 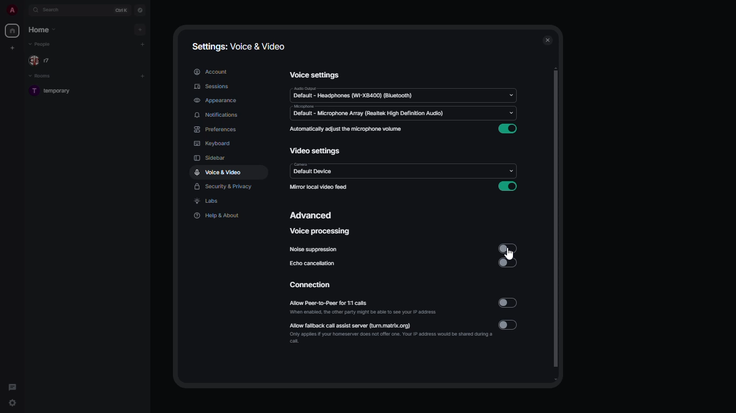 I want to click on add, so click(x=141, y=29).